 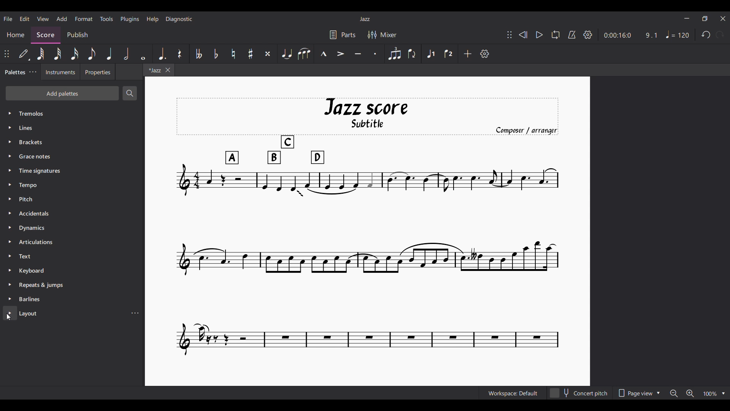 I want to click on Properties, so click(x=98, y=72).